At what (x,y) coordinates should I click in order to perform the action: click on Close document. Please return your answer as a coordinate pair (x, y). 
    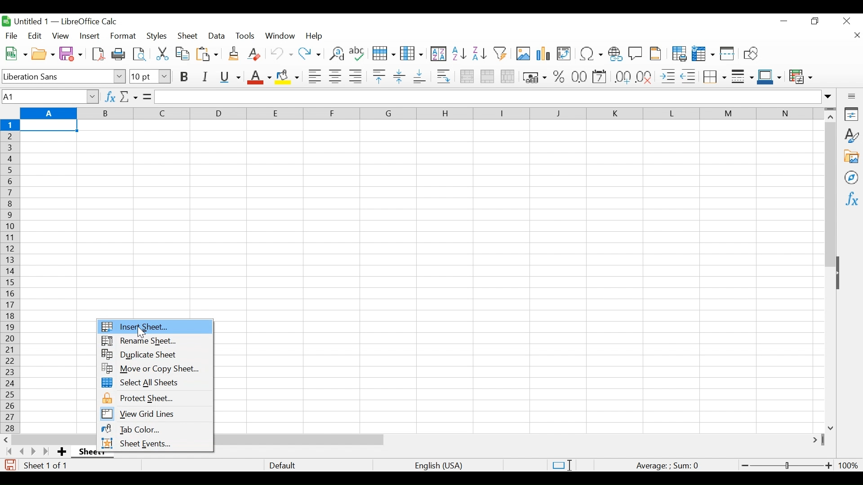
    Looking at the image, I should click on (857, 35).